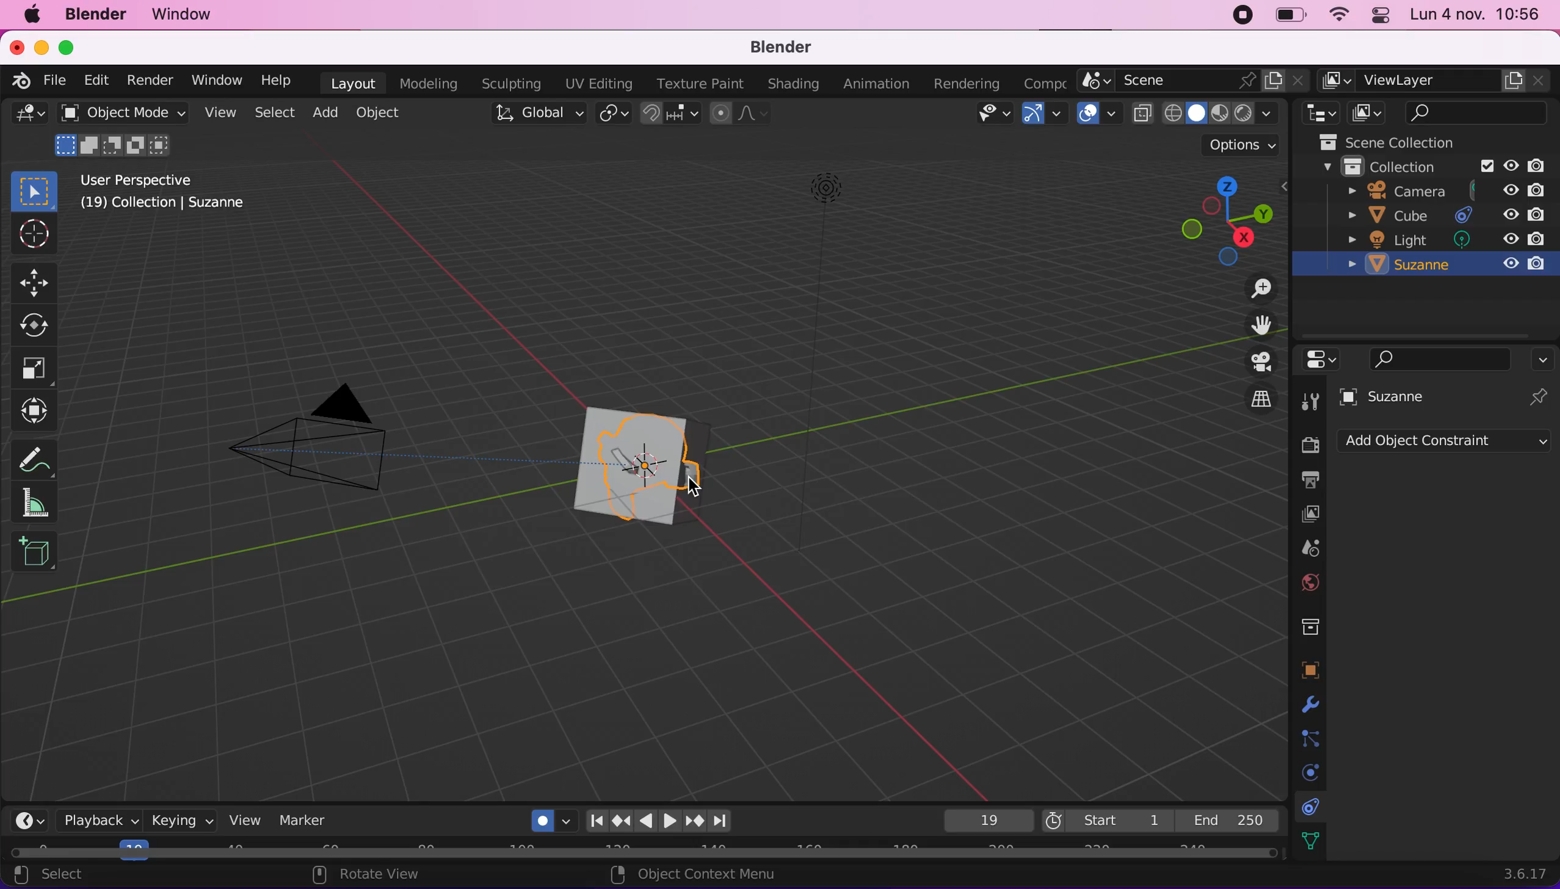  I want to click on rotate, so click(38, 326).